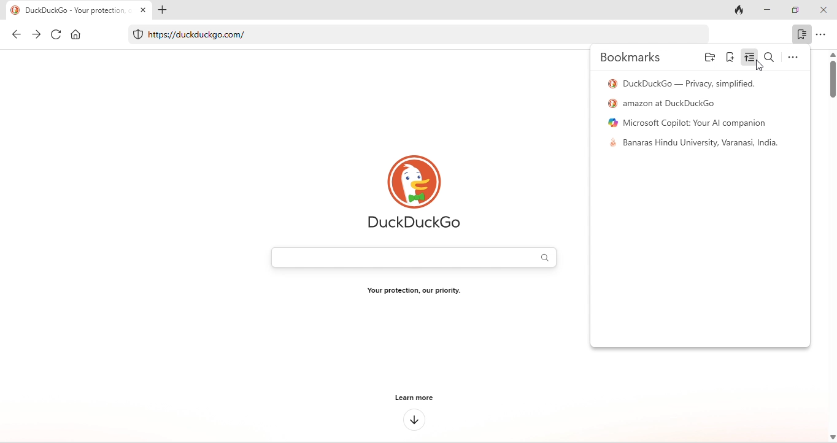 The height and width of the screenshot is (443, 837). I want to click on duck duck go logo, so click(414, 194).